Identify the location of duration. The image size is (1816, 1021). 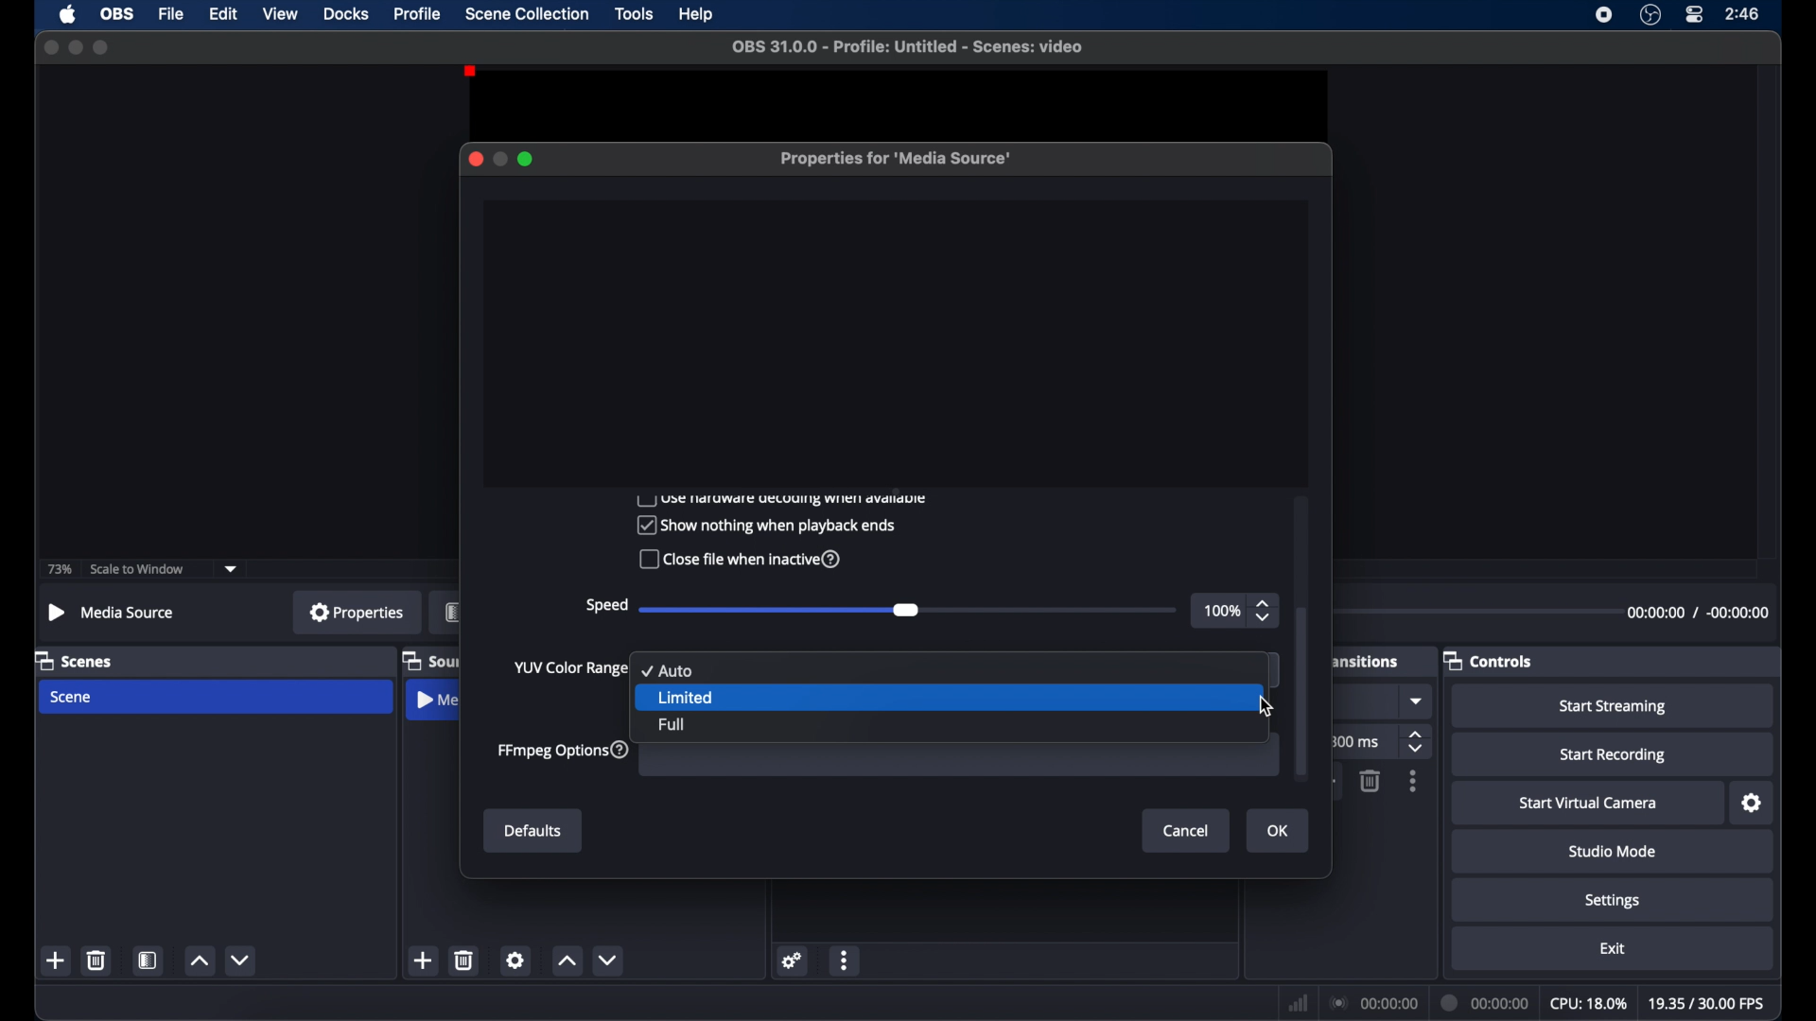
(1698, 612).